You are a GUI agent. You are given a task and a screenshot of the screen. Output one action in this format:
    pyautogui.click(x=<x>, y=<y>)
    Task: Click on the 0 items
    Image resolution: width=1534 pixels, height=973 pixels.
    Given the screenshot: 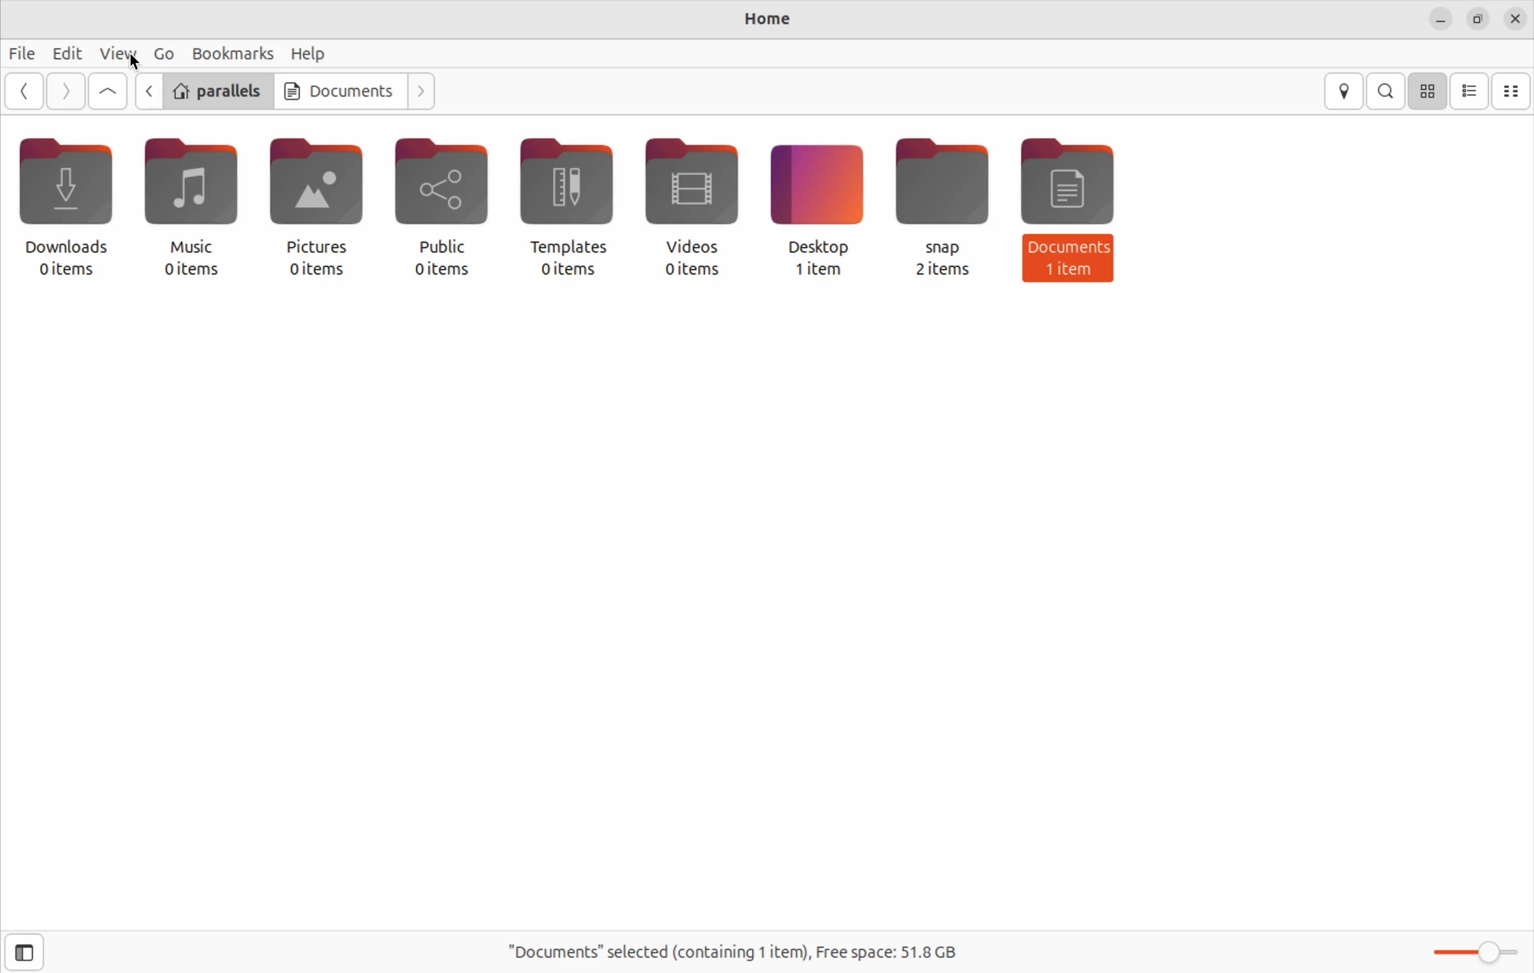 What is the action you would take?
    pyautogui.click(x=447, y=275)
    